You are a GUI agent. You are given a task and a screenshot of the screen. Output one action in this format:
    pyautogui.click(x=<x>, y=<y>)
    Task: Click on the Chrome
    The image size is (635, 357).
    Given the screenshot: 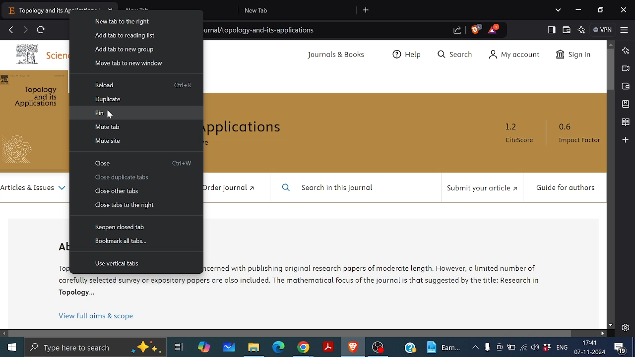 What is the action you would take?
    pyautogui.click(x=303, y=348)
    